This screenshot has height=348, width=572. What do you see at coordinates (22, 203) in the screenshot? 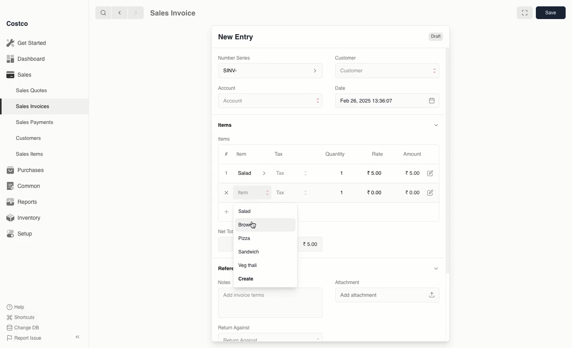
I see `Reports` at bounding box center [22, 203].